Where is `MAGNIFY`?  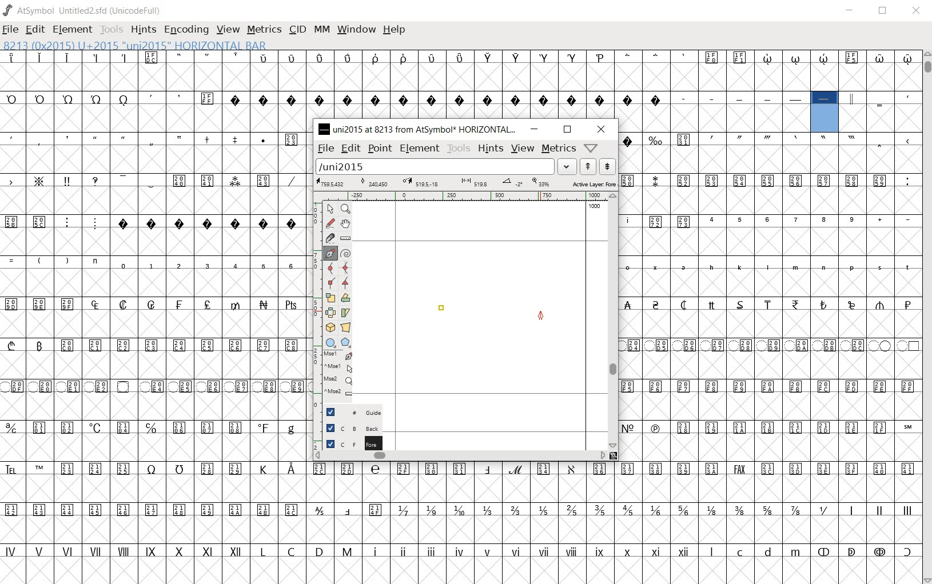
MAGNIFY is located at coordinates (346, 209).